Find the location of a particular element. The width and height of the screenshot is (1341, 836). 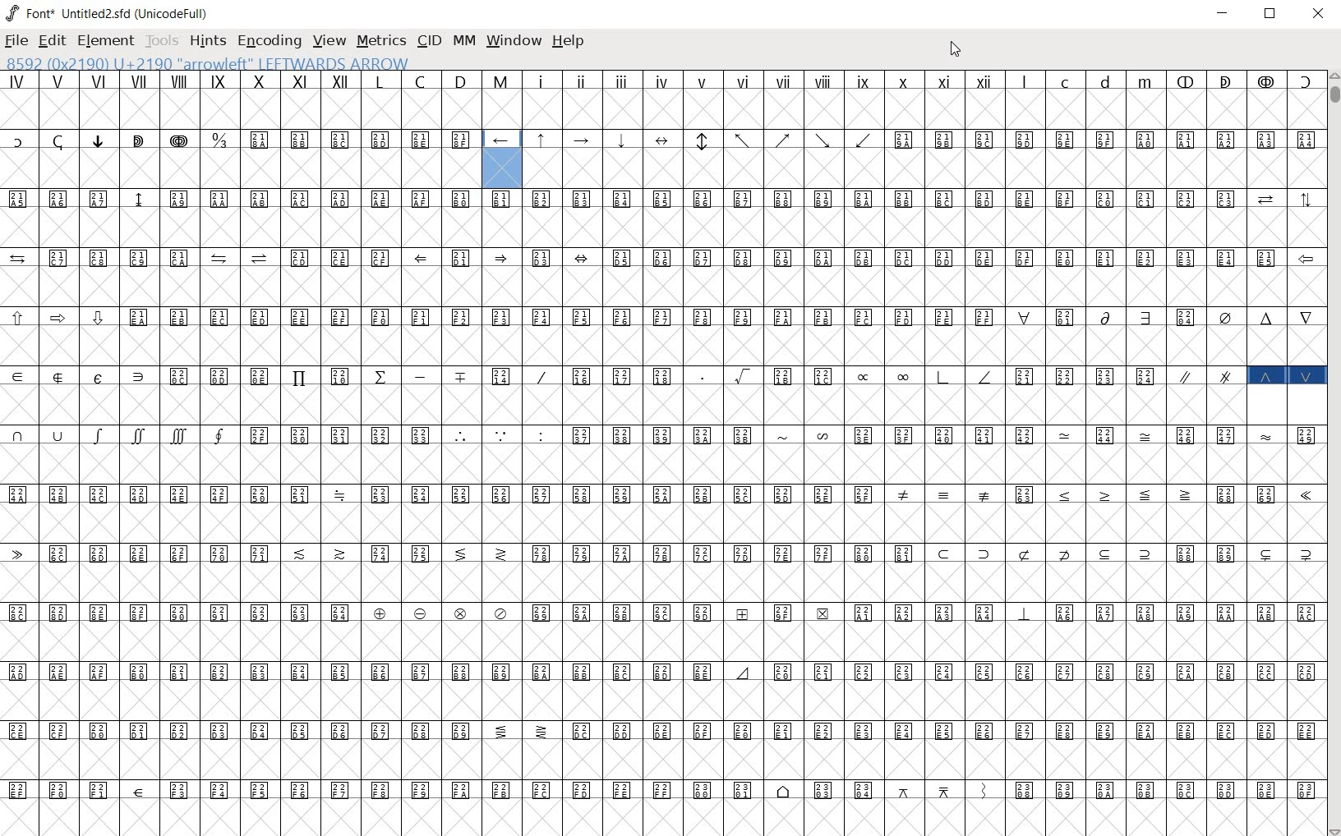

encoding is located at coordinates (270, 43).